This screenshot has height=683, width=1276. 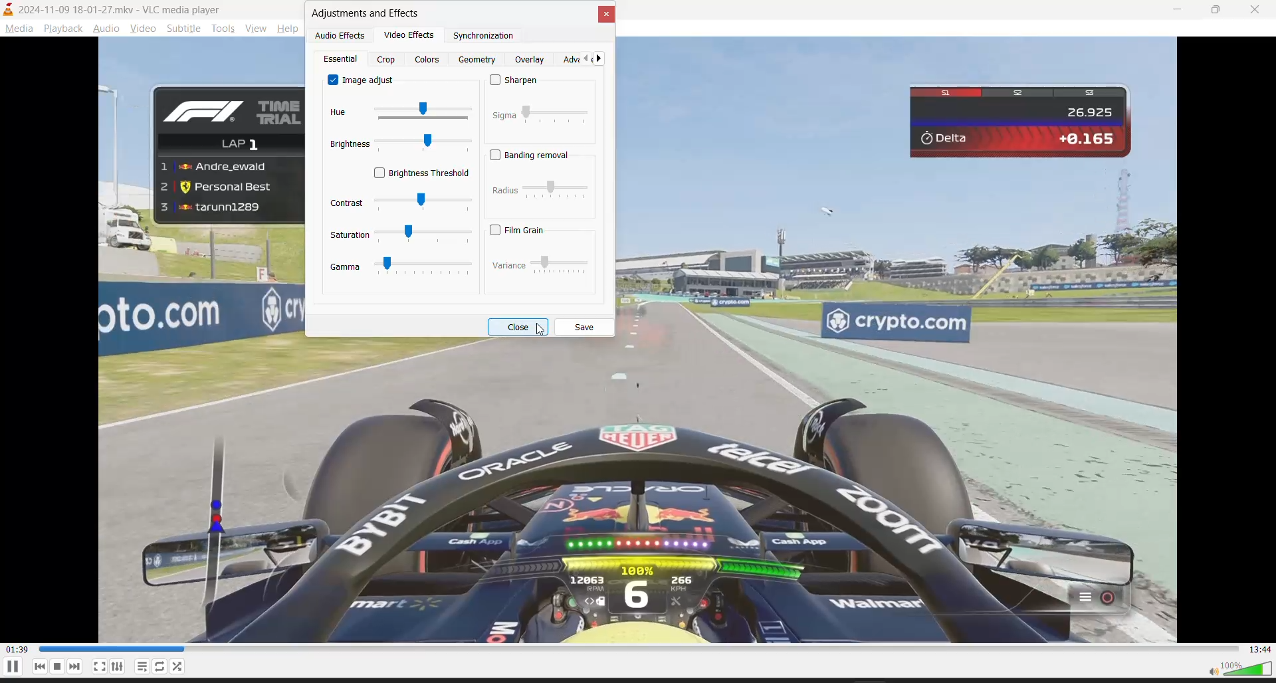 What do you see at coordinates (255, 30) in the screenshot?
I see `view` at bounding box center [255, 30].